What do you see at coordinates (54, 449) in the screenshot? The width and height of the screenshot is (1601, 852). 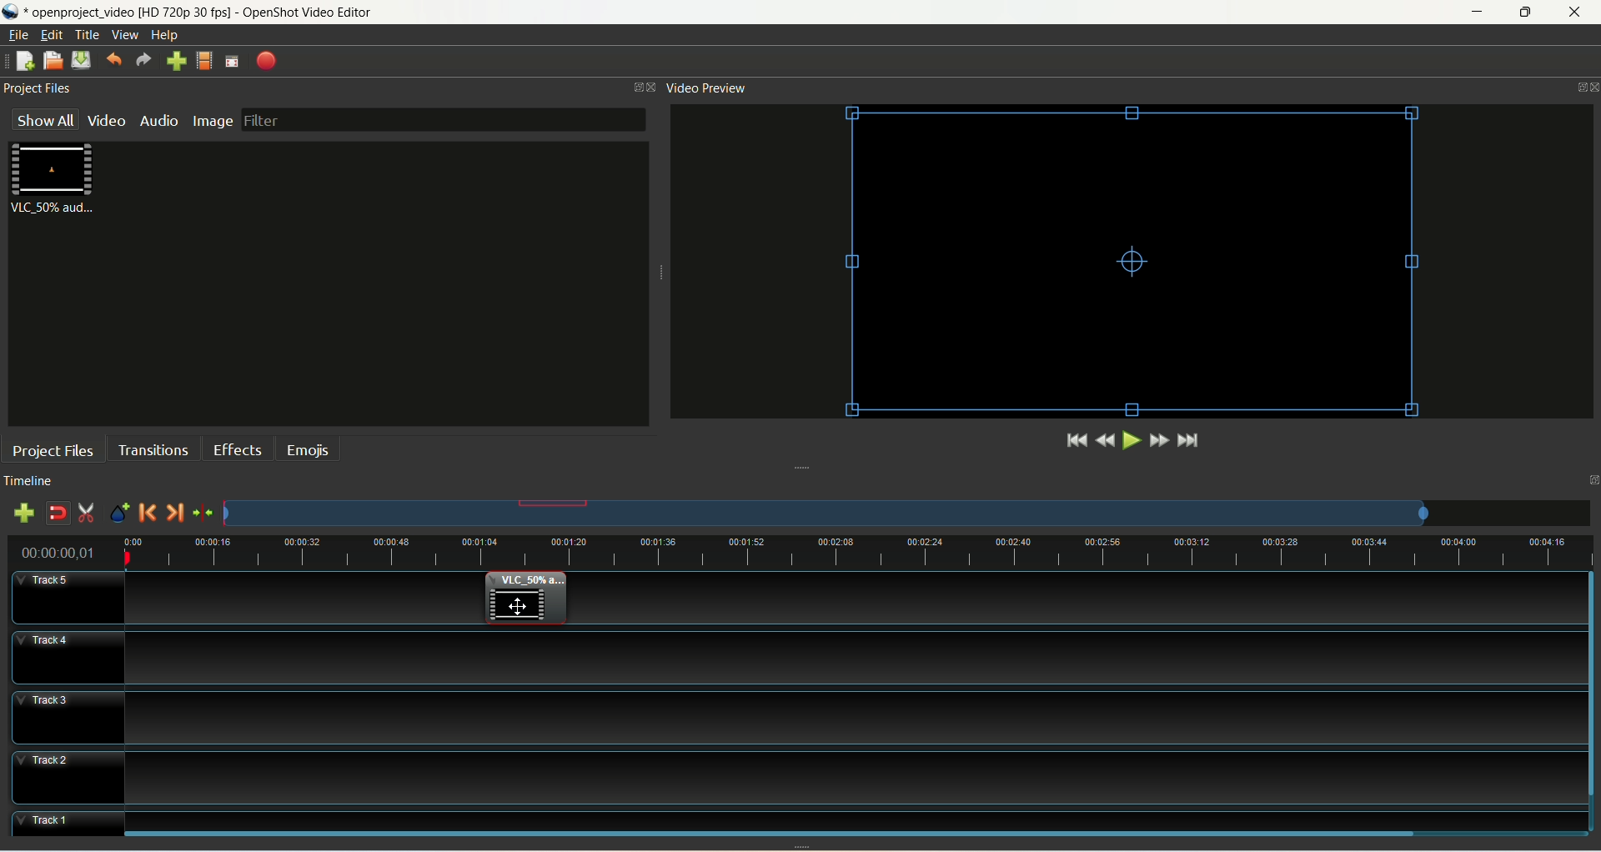 I see `project files` at bounding box center [54, 449].